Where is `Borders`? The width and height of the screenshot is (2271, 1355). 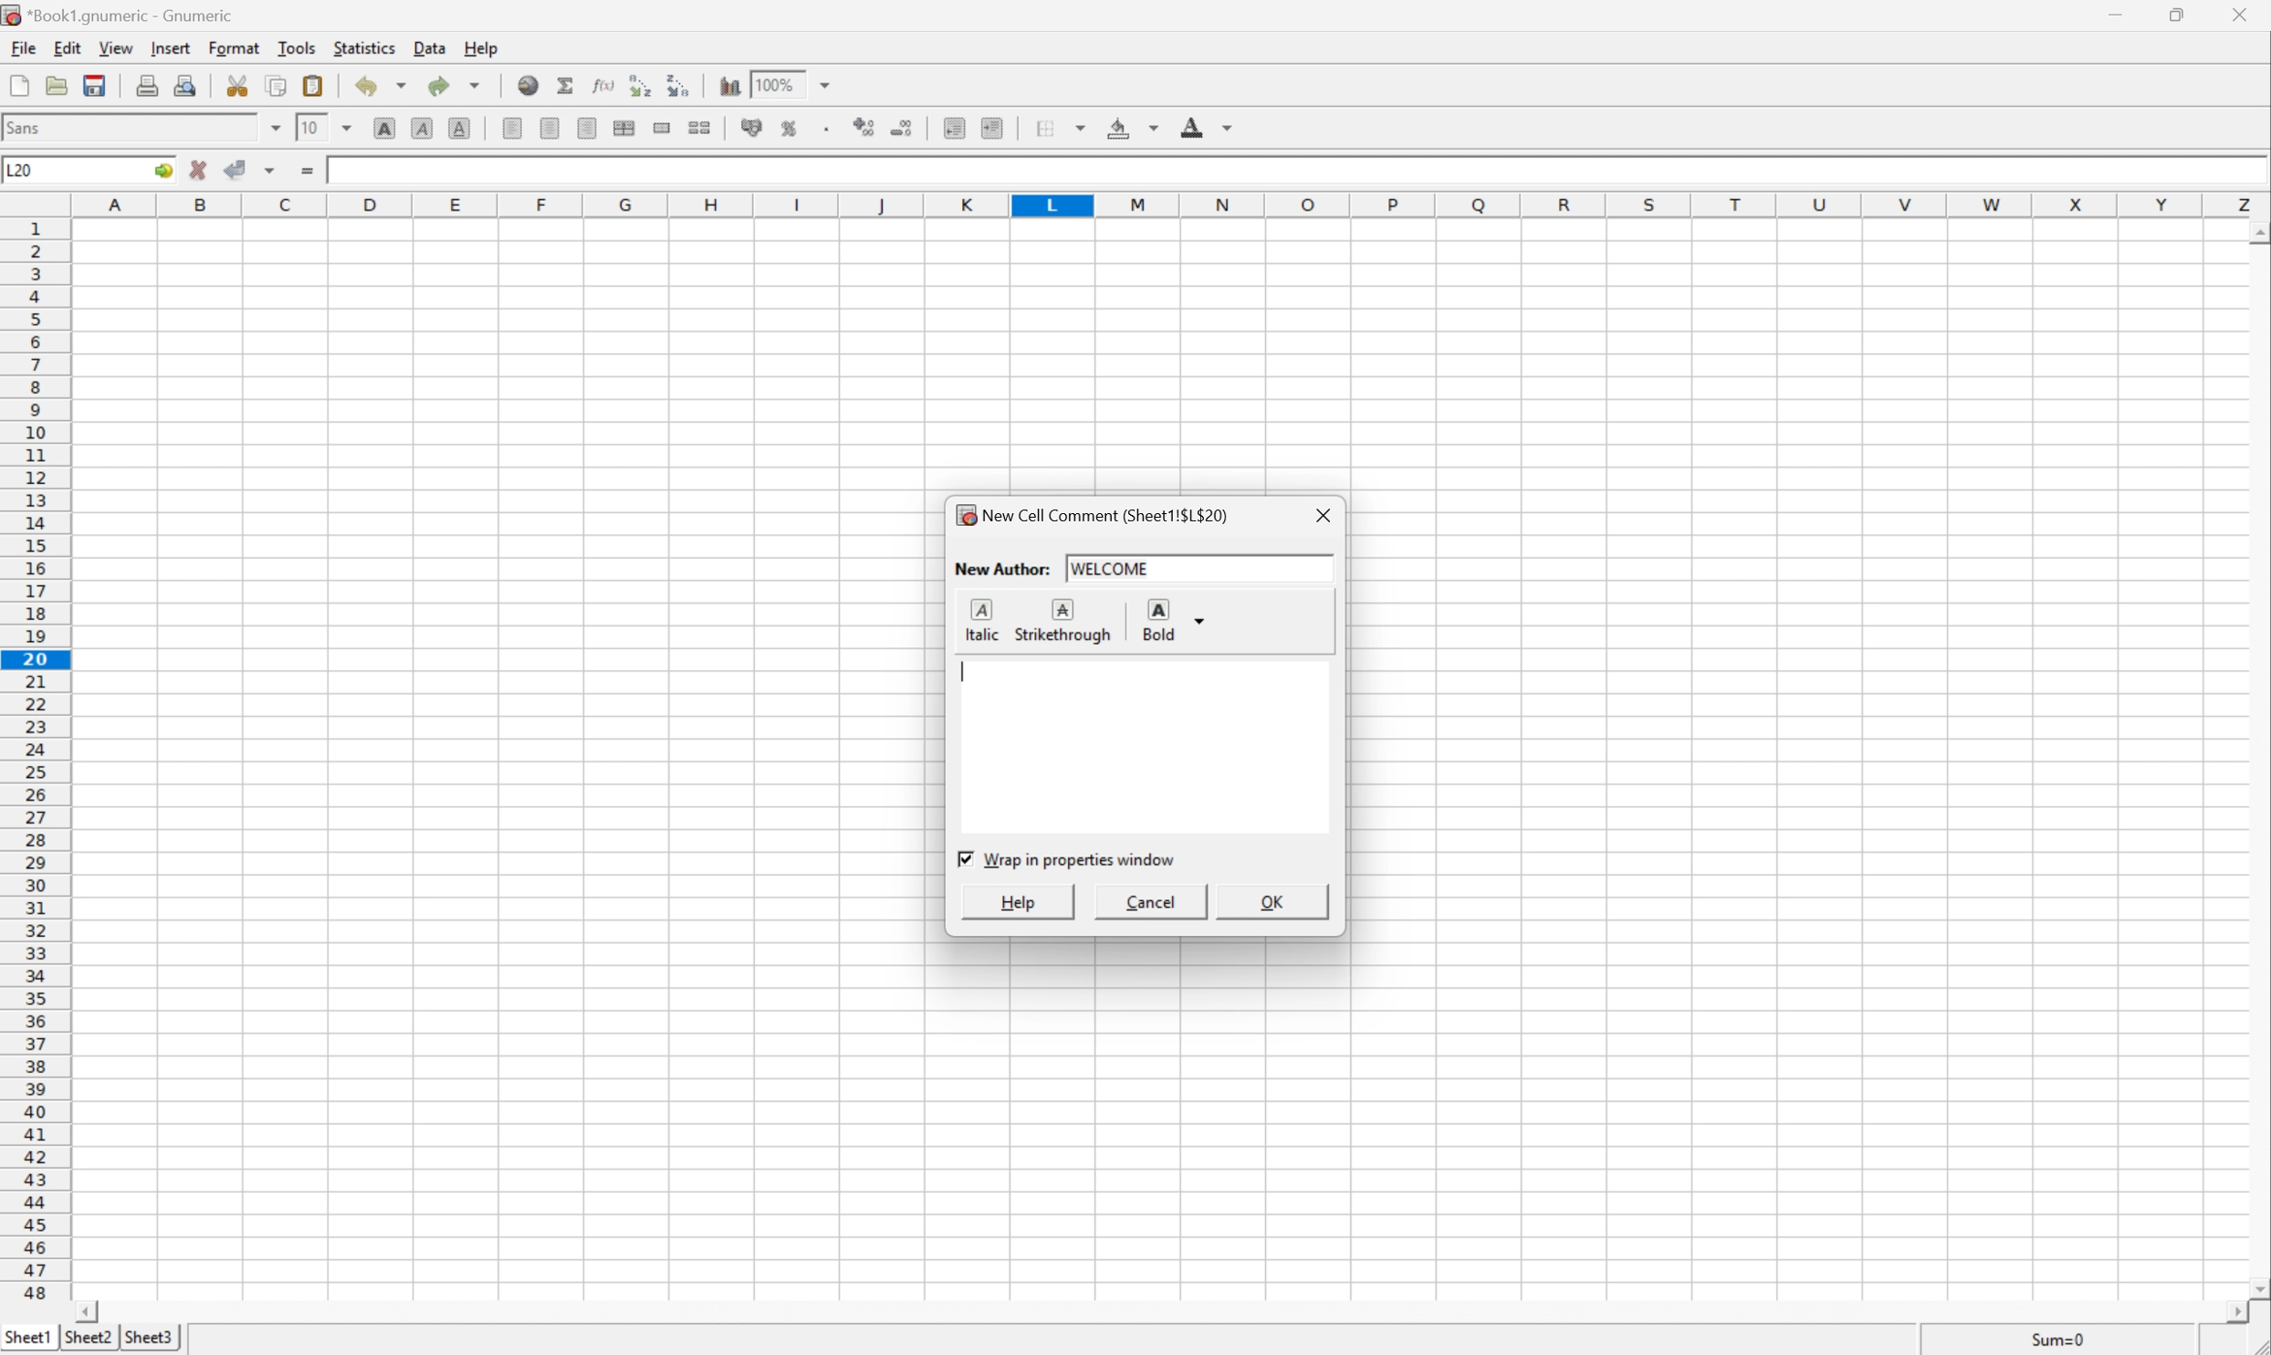
Borders is located at coordinates (1062, 128).